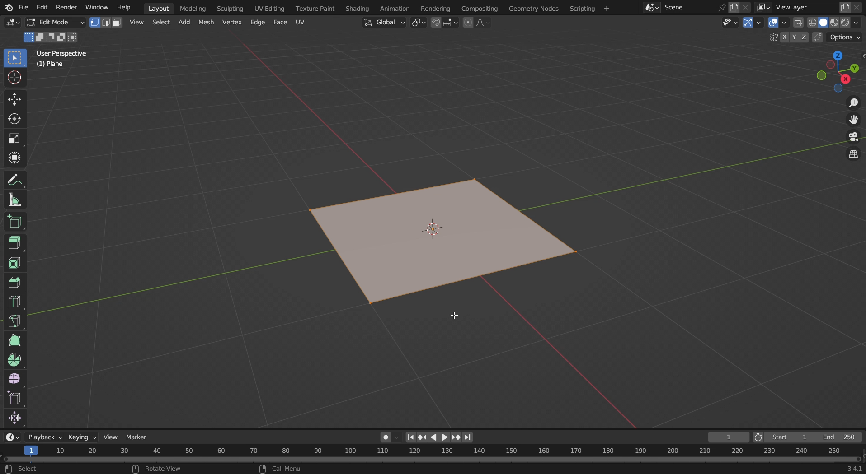 This screenshot has height=474, width=866. I want to click on Move View, so click(854, 122).